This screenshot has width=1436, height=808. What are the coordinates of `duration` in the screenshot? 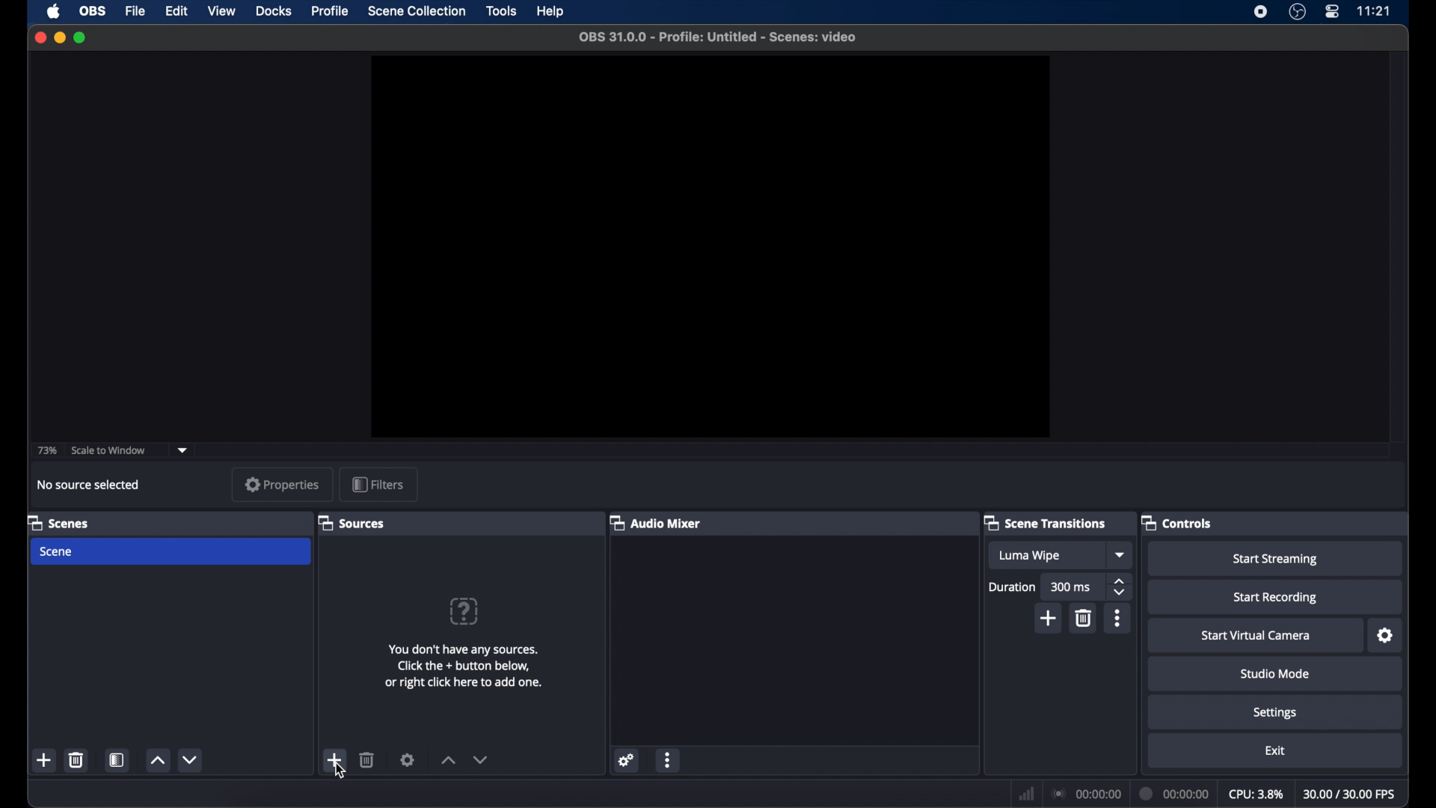 It's located at (1013, 587).